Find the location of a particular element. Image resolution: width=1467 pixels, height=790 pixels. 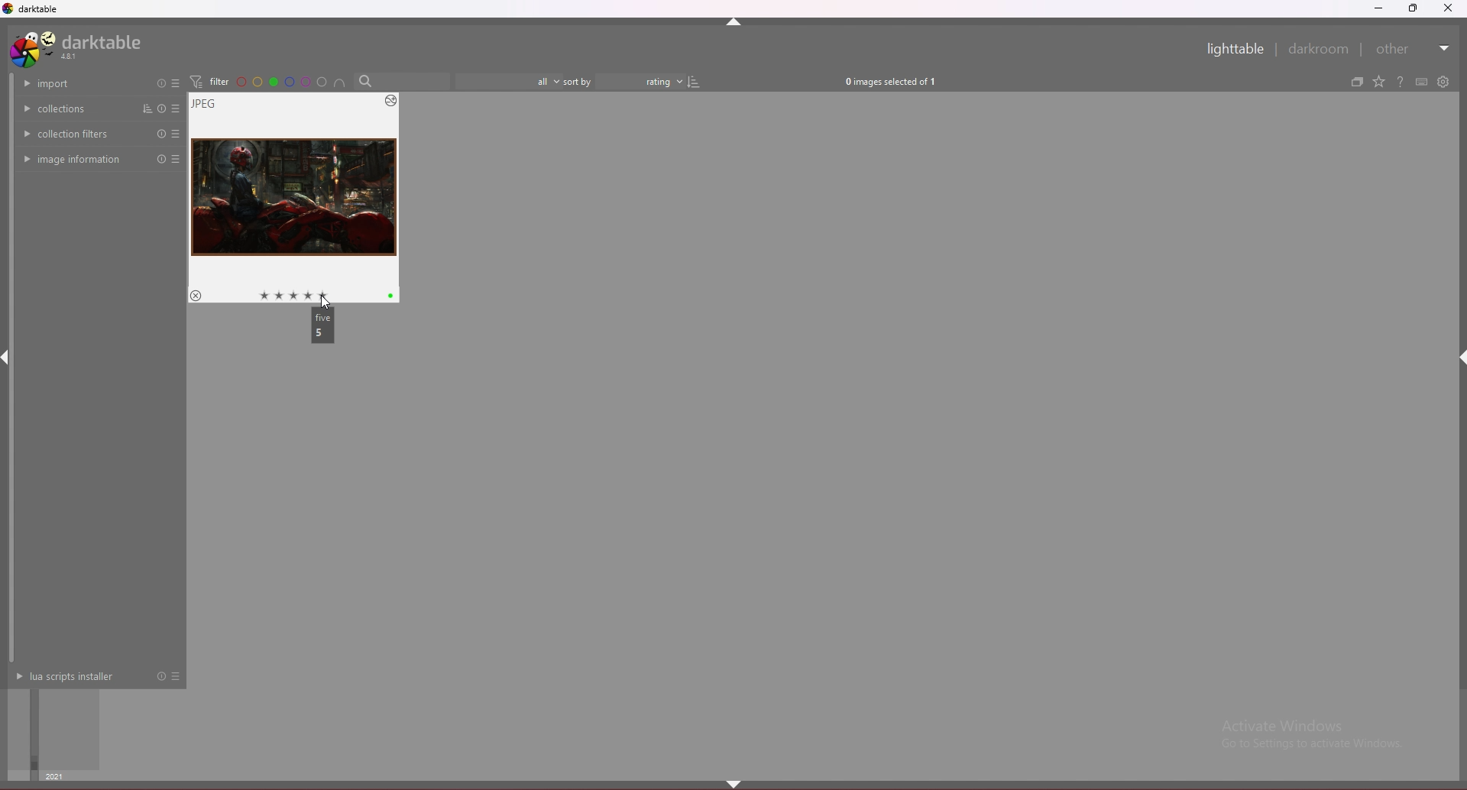

lighttable is located at coordinates (1237, 49).